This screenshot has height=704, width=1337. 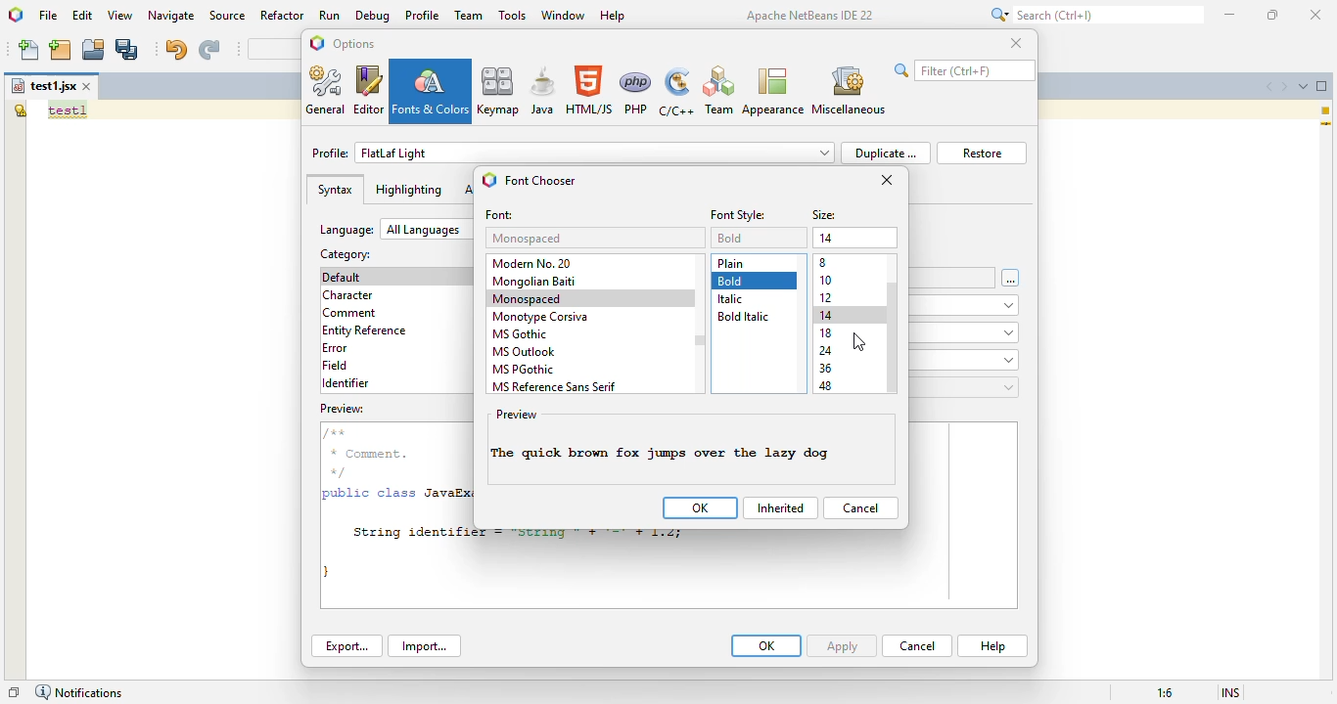 I want to click on maximize, so click(x=1273, y=15).